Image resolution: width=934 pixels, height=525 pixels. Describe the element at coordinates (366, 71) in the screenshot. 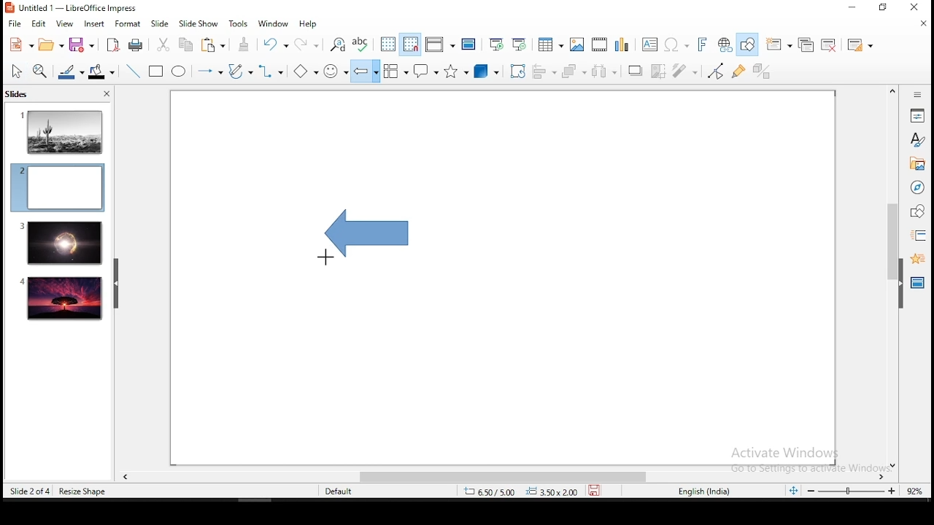

I see `block arrows` at that location.